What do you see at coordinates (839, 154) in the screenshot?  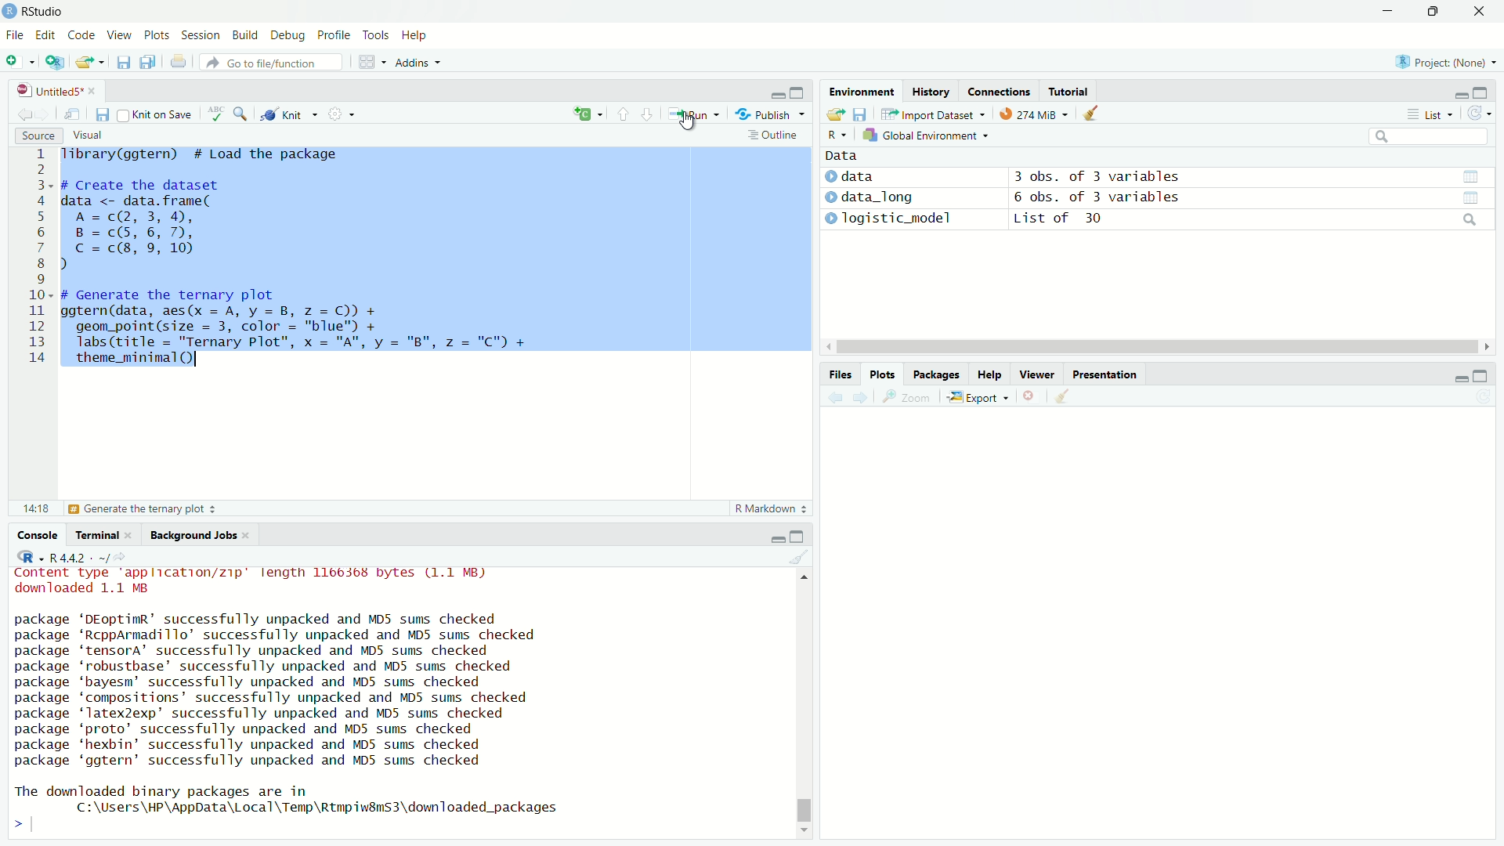 I see `Data` at bounding box center [839, 154].